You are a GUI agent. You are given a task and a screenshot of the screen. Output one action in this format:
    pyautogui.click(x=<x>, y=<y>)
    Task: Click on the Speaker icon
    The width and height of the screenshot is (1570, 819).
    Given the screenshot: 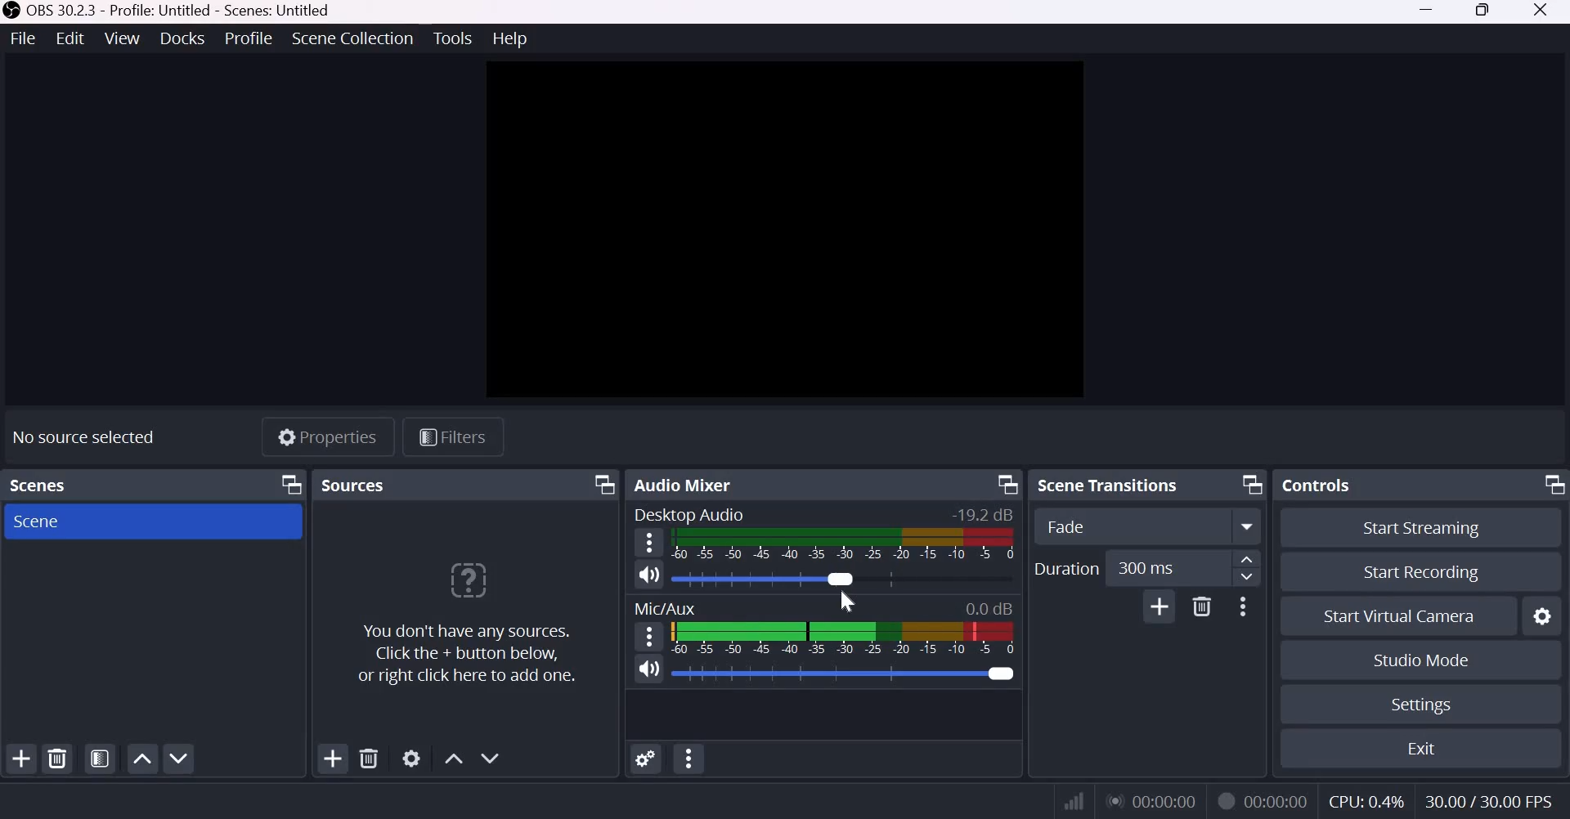 What is the action you would take?
    pyautogui.click(x=647, y=669)
    